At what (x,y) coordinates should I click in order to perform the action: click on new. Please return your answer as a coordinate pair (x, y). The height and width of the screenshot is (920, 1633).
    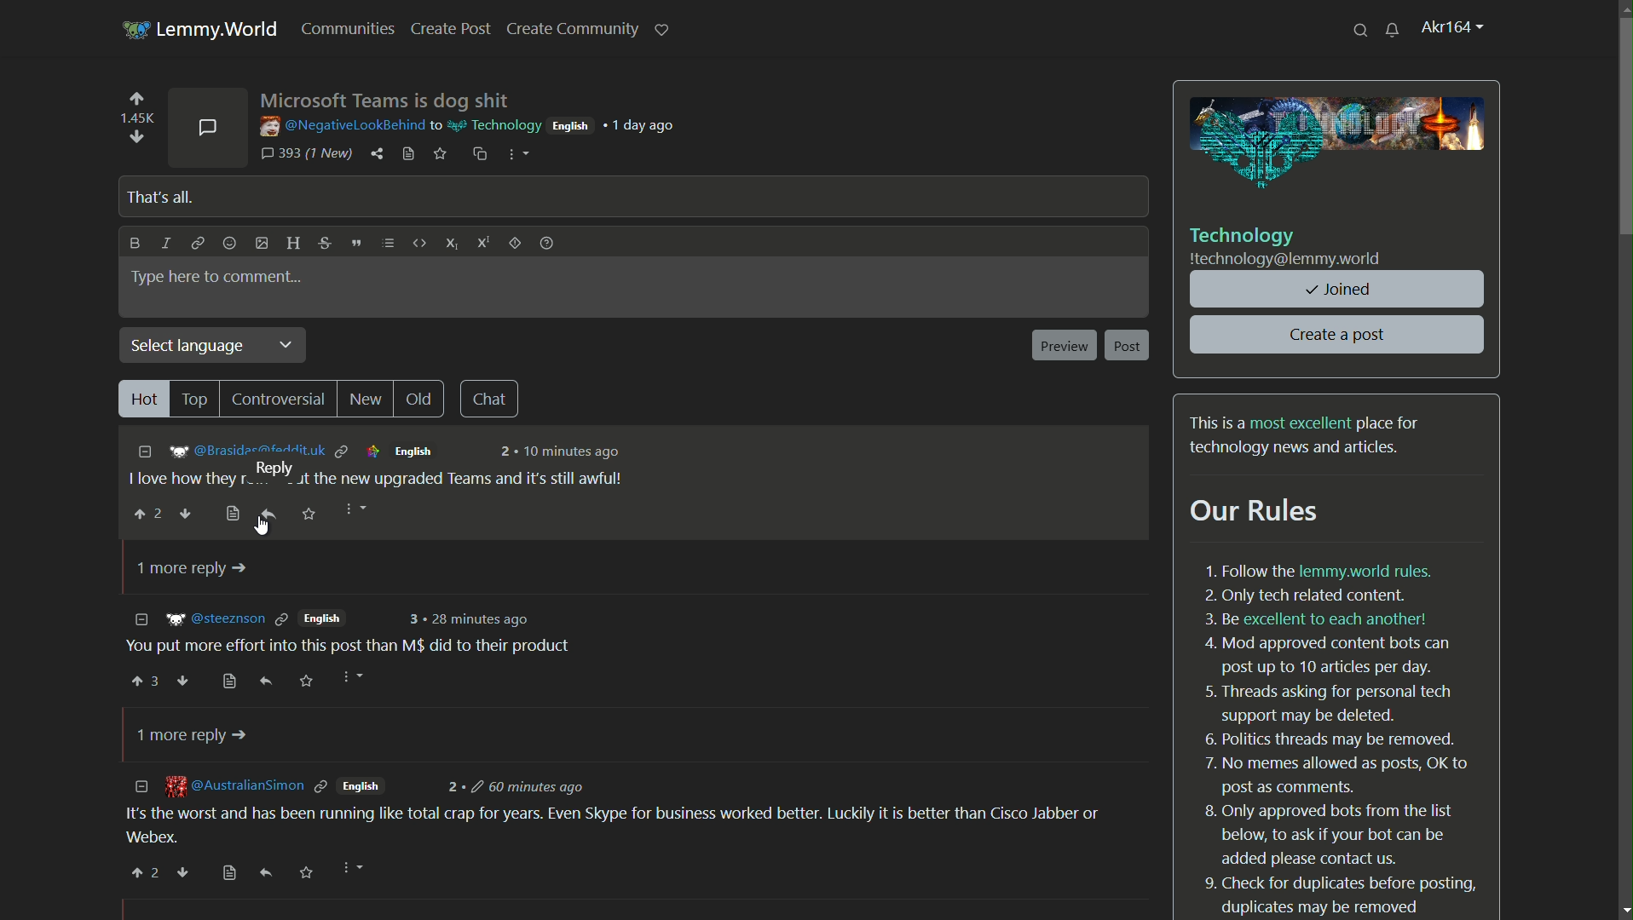
    Looking at the image, I should click on (367, 400).